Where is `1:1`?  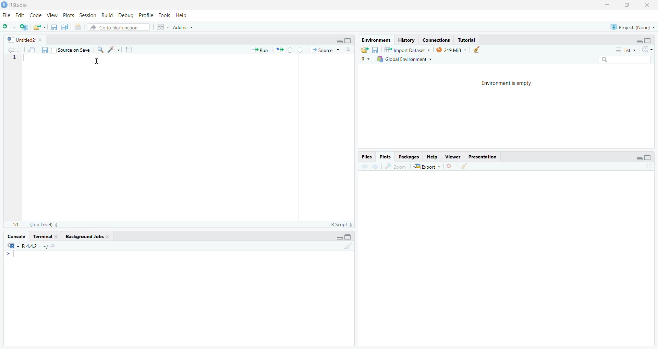 1:1 is located at coordinates (16, 225).